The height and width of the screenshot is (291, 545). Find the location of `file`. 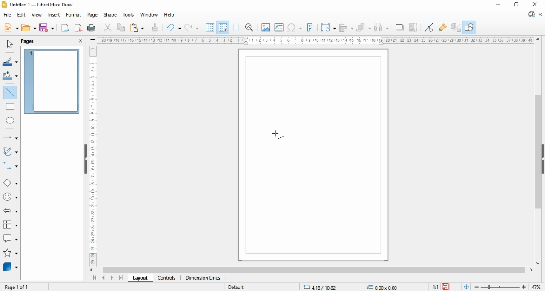

file is located at coordinates (7, 15).